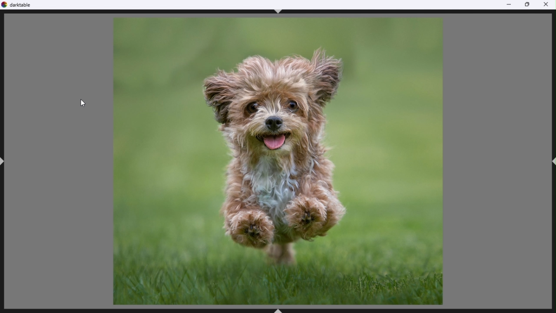 The width and height of the screenshot is (556, 313). I want to click on ctrl+shift+t, so click(281, 13).